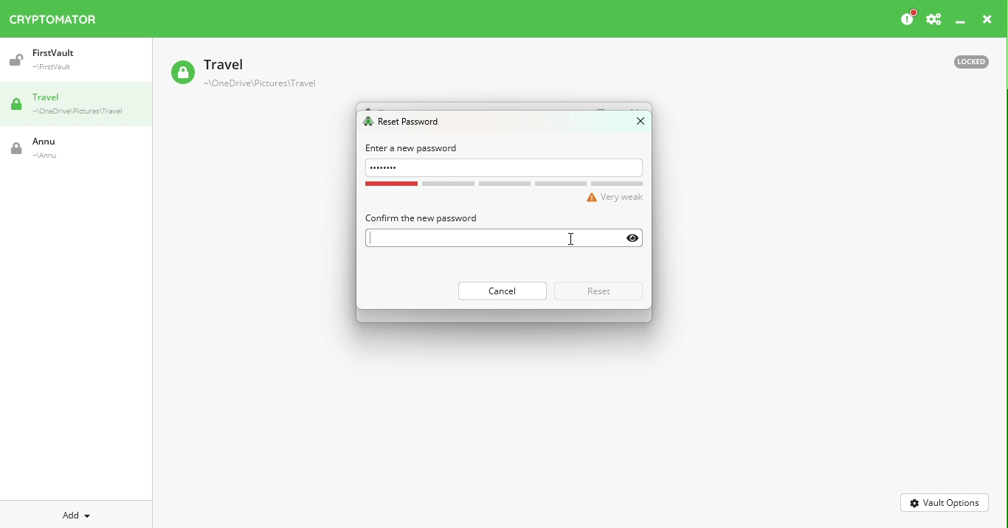  Describe the element at coordinates (421, 218) in the screenshot. I see `Confirm the new password` at that location.